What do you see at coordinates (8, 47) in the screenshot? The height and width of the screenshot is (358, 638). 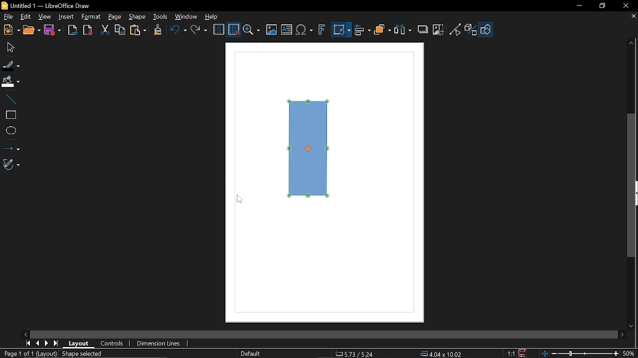 I see `Move` at bounding box center [8, 47].